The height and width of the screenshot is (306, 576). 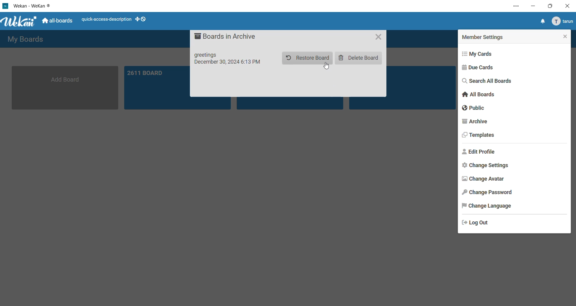 I want to click on notifications , so click(x=542, y=22).